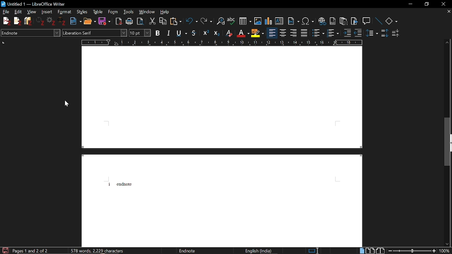 The width and height of the screenshot is (452, 254). I want to click on endnote, so click(195, 251).